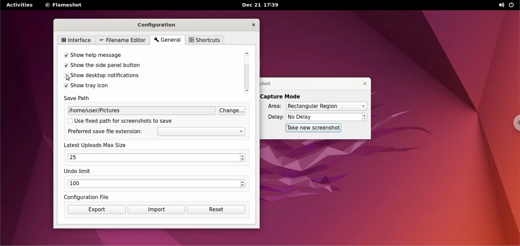  Describe the element at coordinates (243, 158) in the screenshot. I see `increment or decrement upload max size` at that location.